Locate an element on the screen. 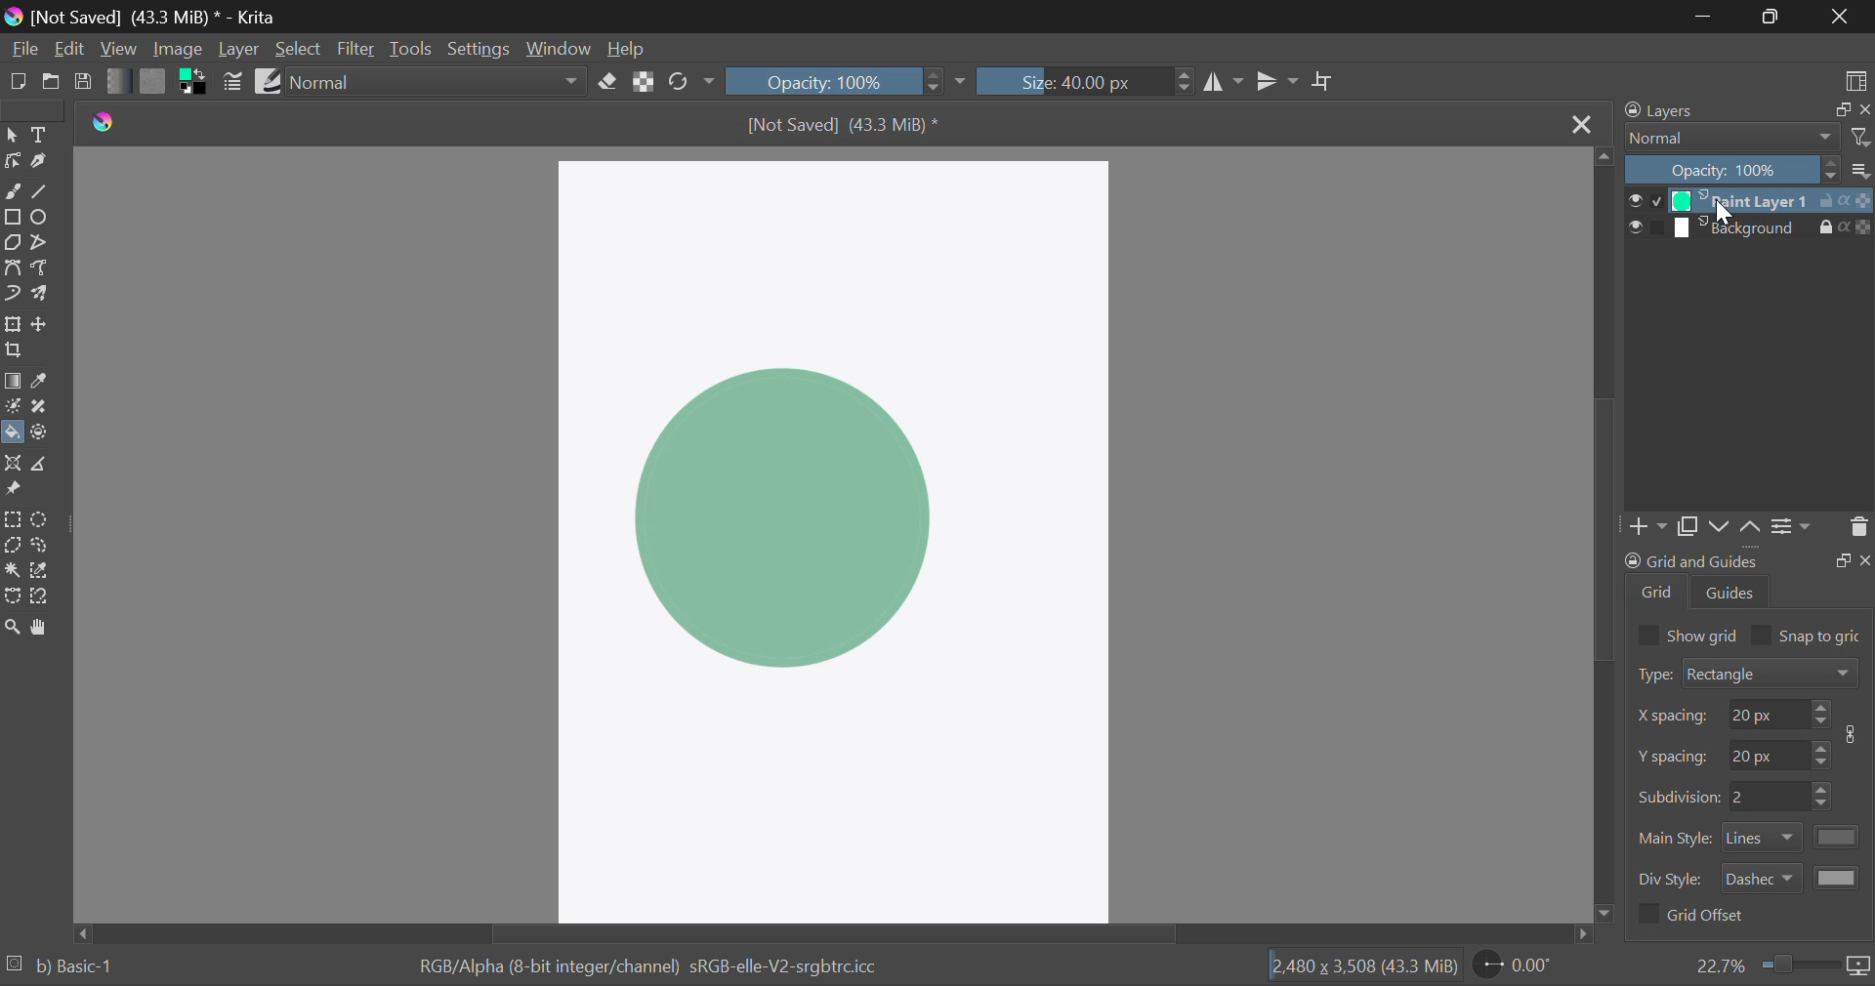  Circular Selection is located at coordinates (41, 518).